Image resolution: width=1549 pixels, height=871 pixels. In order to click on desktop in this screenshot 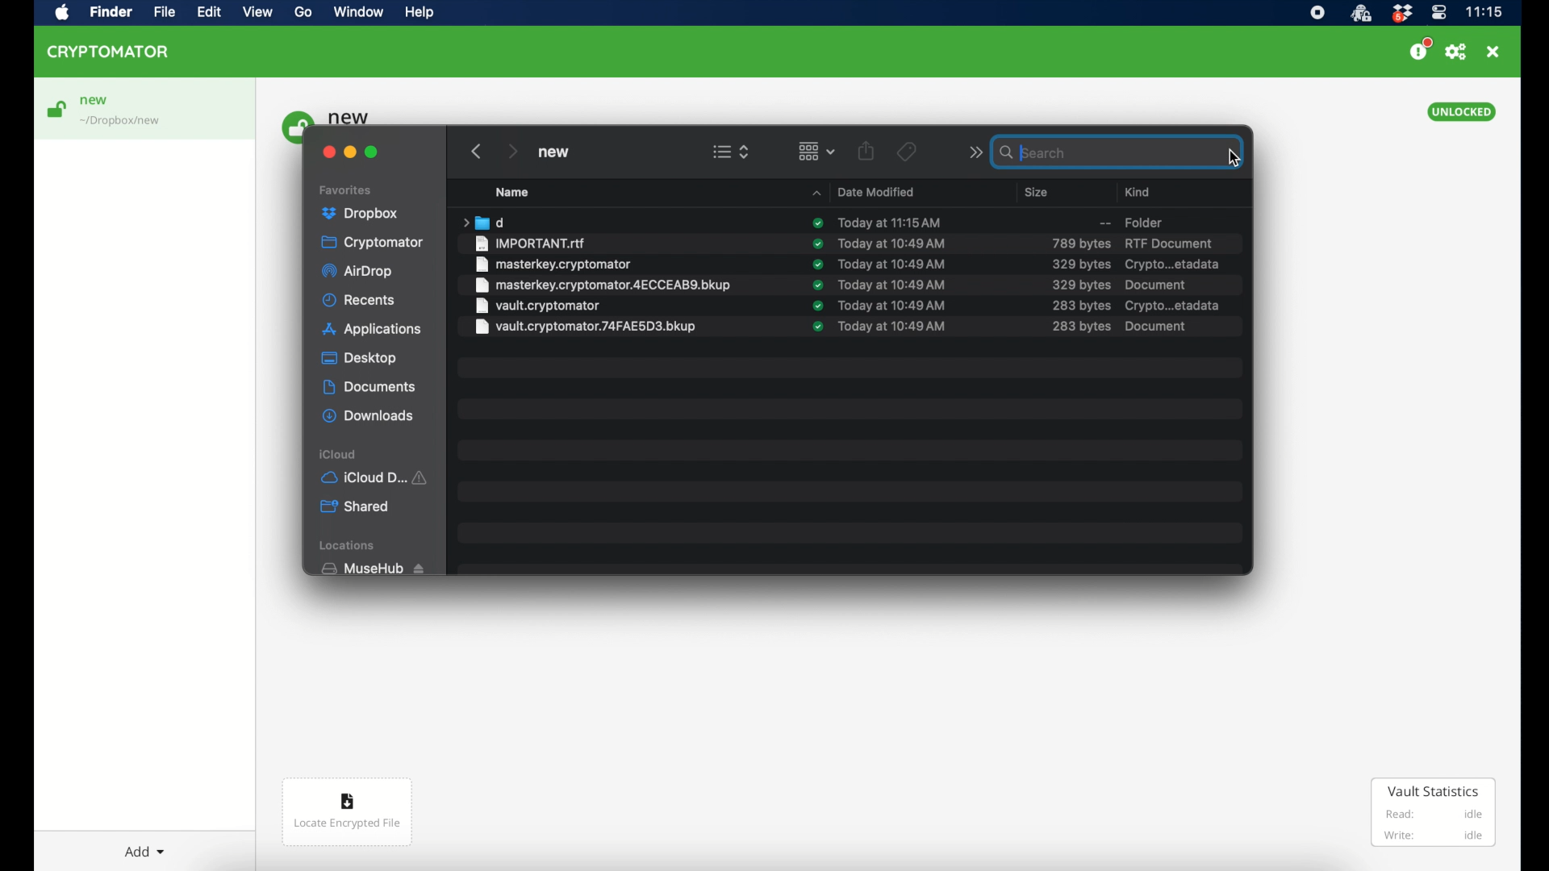, I will do `click(359, 358)`.